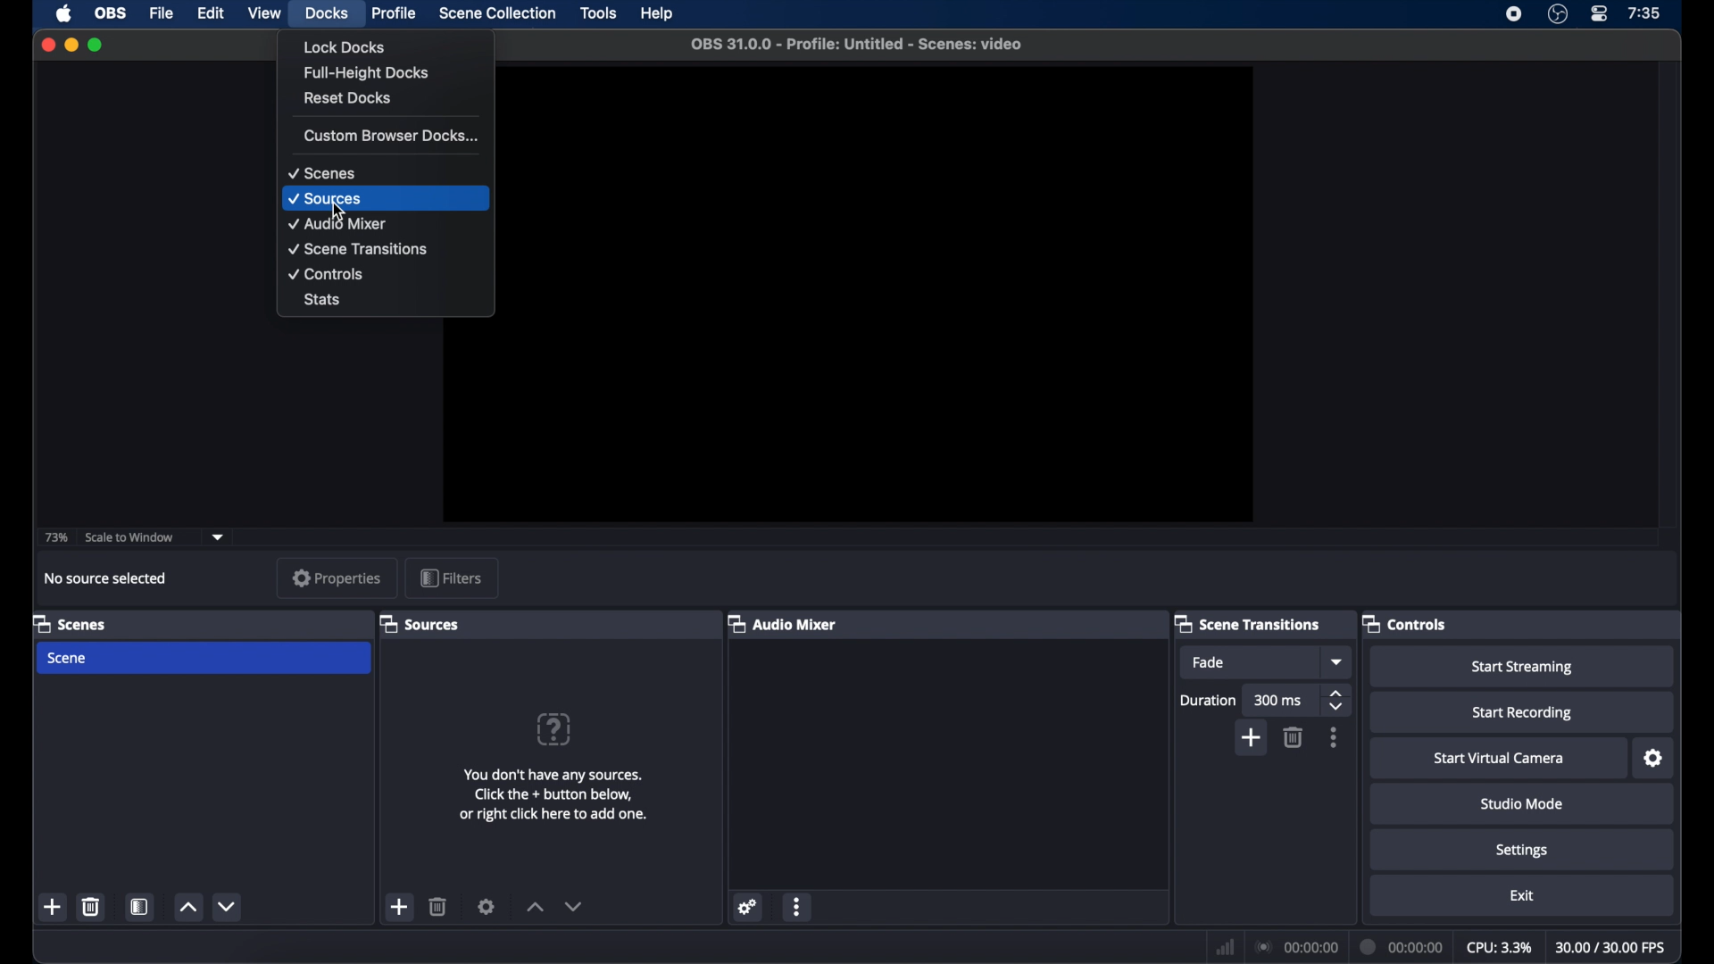 Image resolution: width=1714 pixels, height=964 pixels. Describe the element at coordinates (187, 908) in the screenshot. I see `increment` at that location.